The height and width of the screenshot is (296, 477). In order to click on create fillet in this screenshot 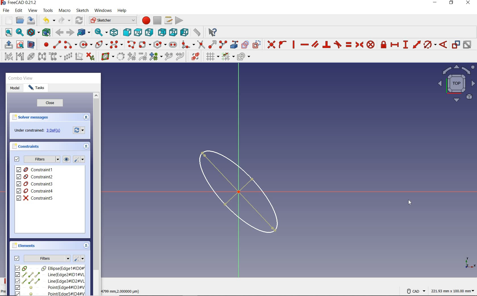, I will do `click(188, 44)`.